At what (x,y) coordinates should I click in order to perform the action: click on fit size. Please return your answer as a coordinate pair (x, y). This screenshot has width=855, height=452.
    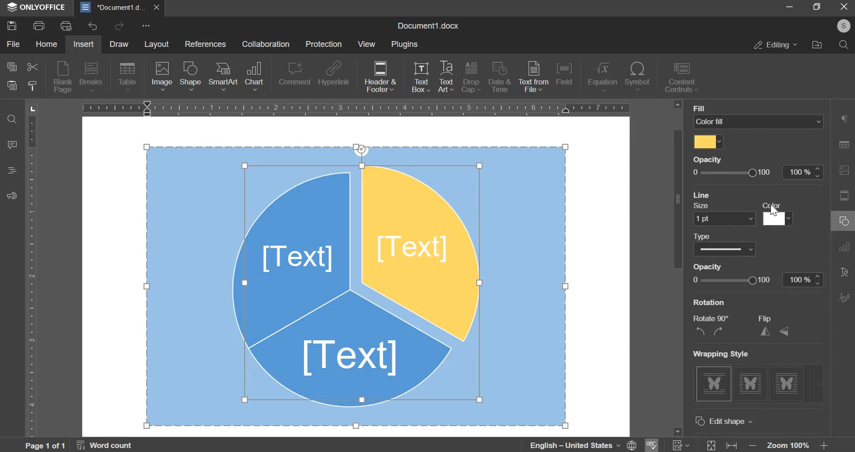
    Looking at the image, I should click on (711, 442).